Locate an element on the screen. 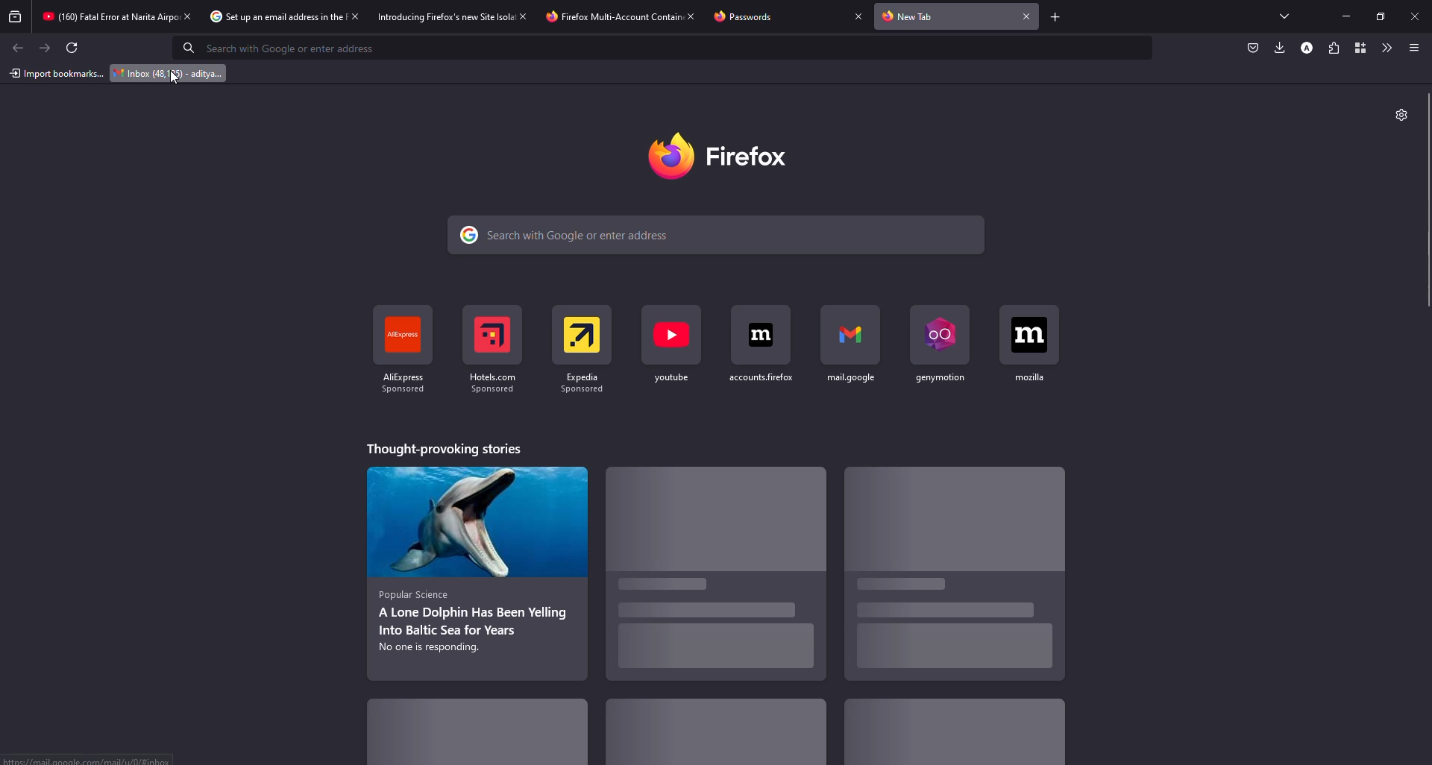  close is located at coordinates (1028, 16).